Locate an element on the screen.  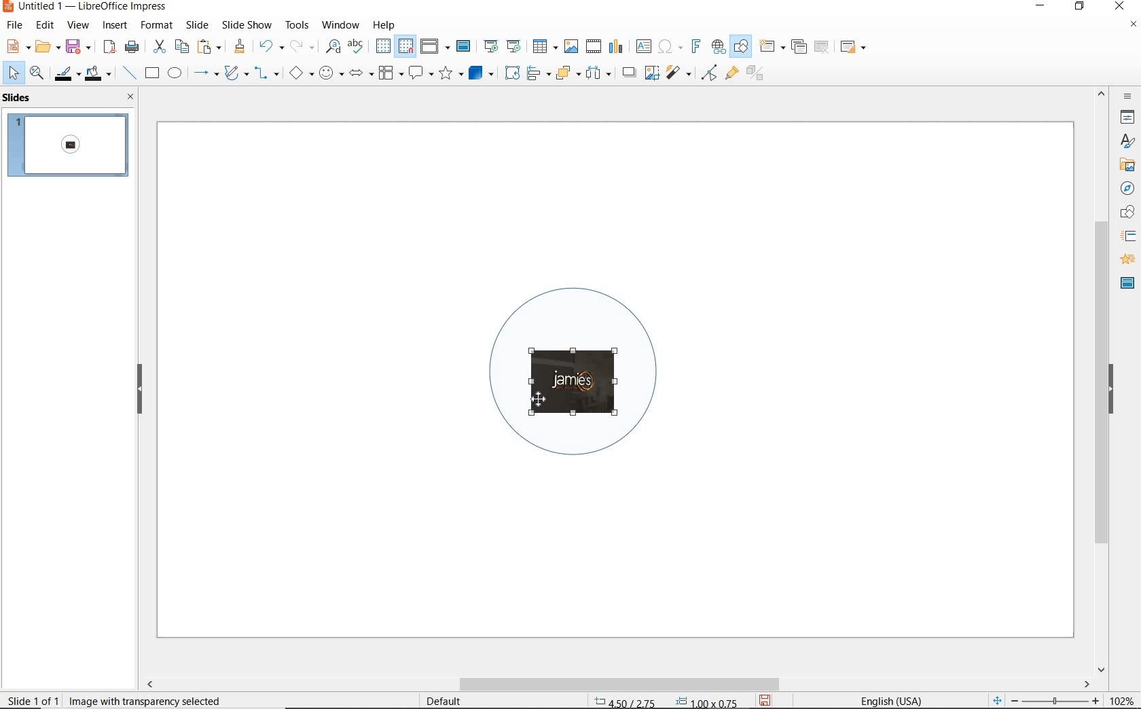
cut is located at coordinates (158, 47).